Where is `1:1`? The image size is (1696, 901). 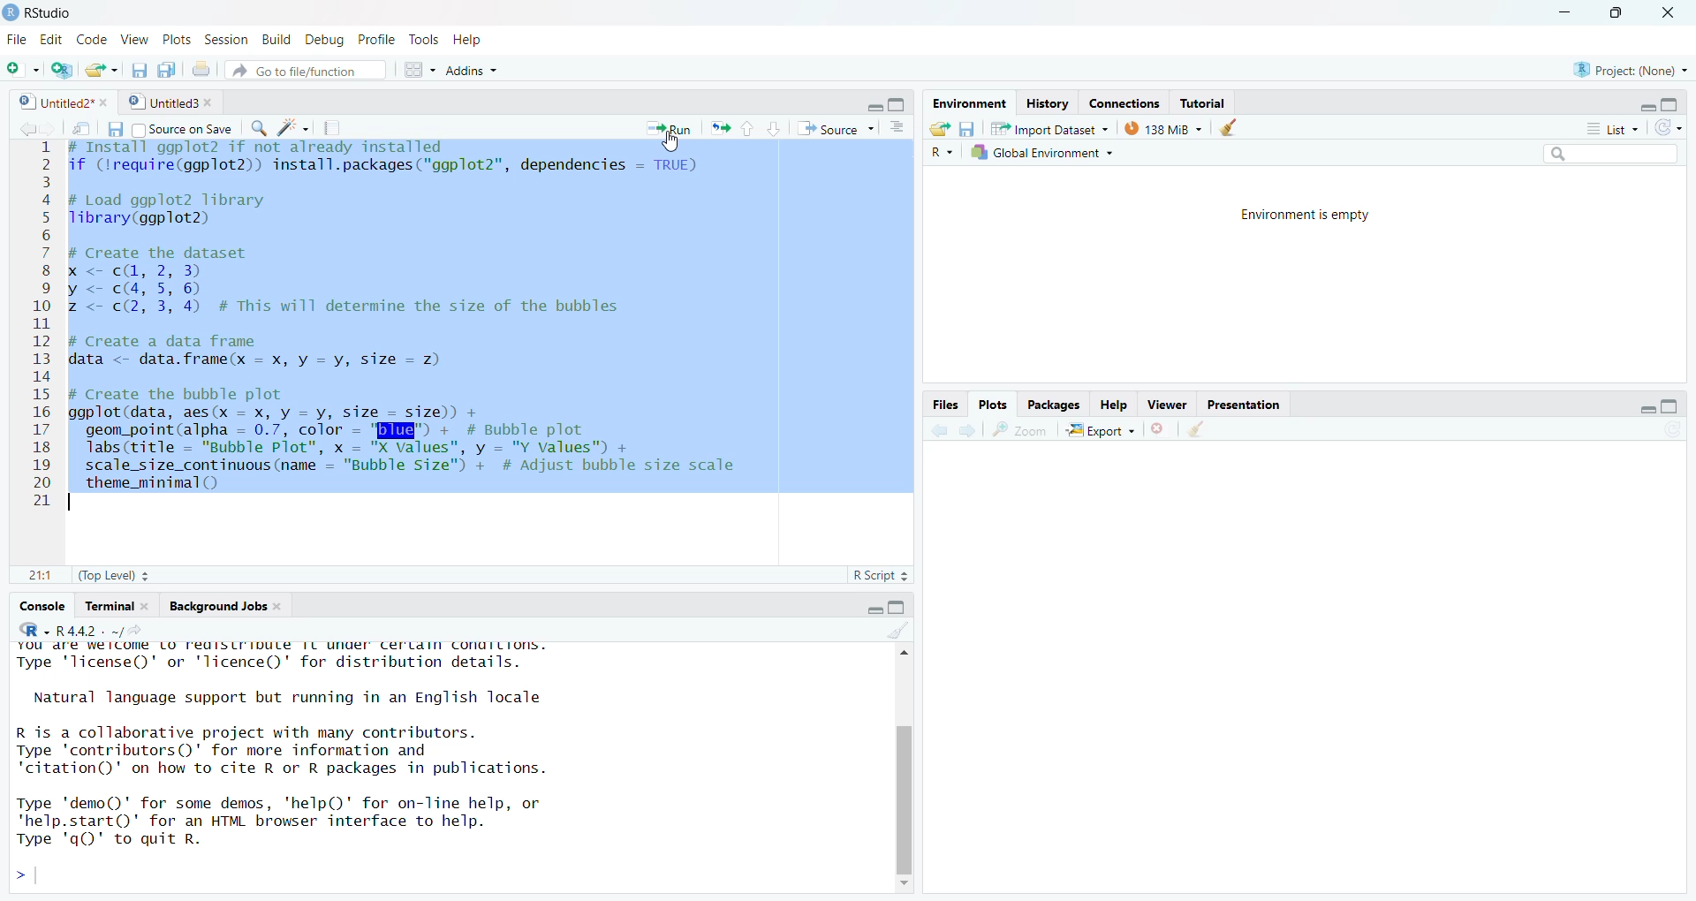
1:1 is located at coordinates (30, 576).